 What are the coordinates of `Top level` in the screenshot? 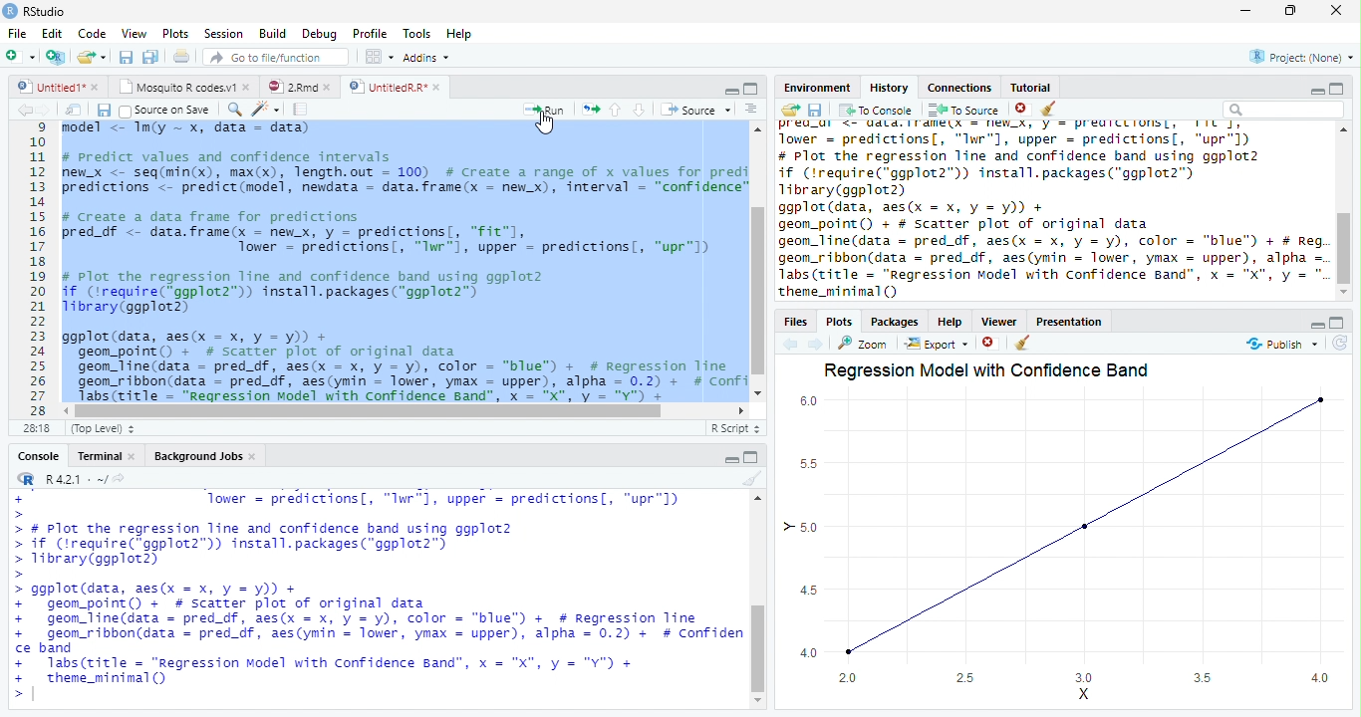 It's located at (102, 430).